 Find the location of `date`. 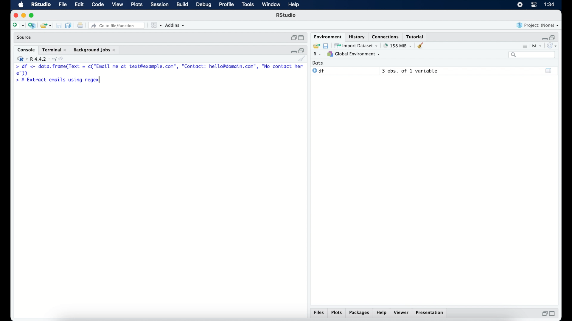

date is located at coordinates (318, 63).